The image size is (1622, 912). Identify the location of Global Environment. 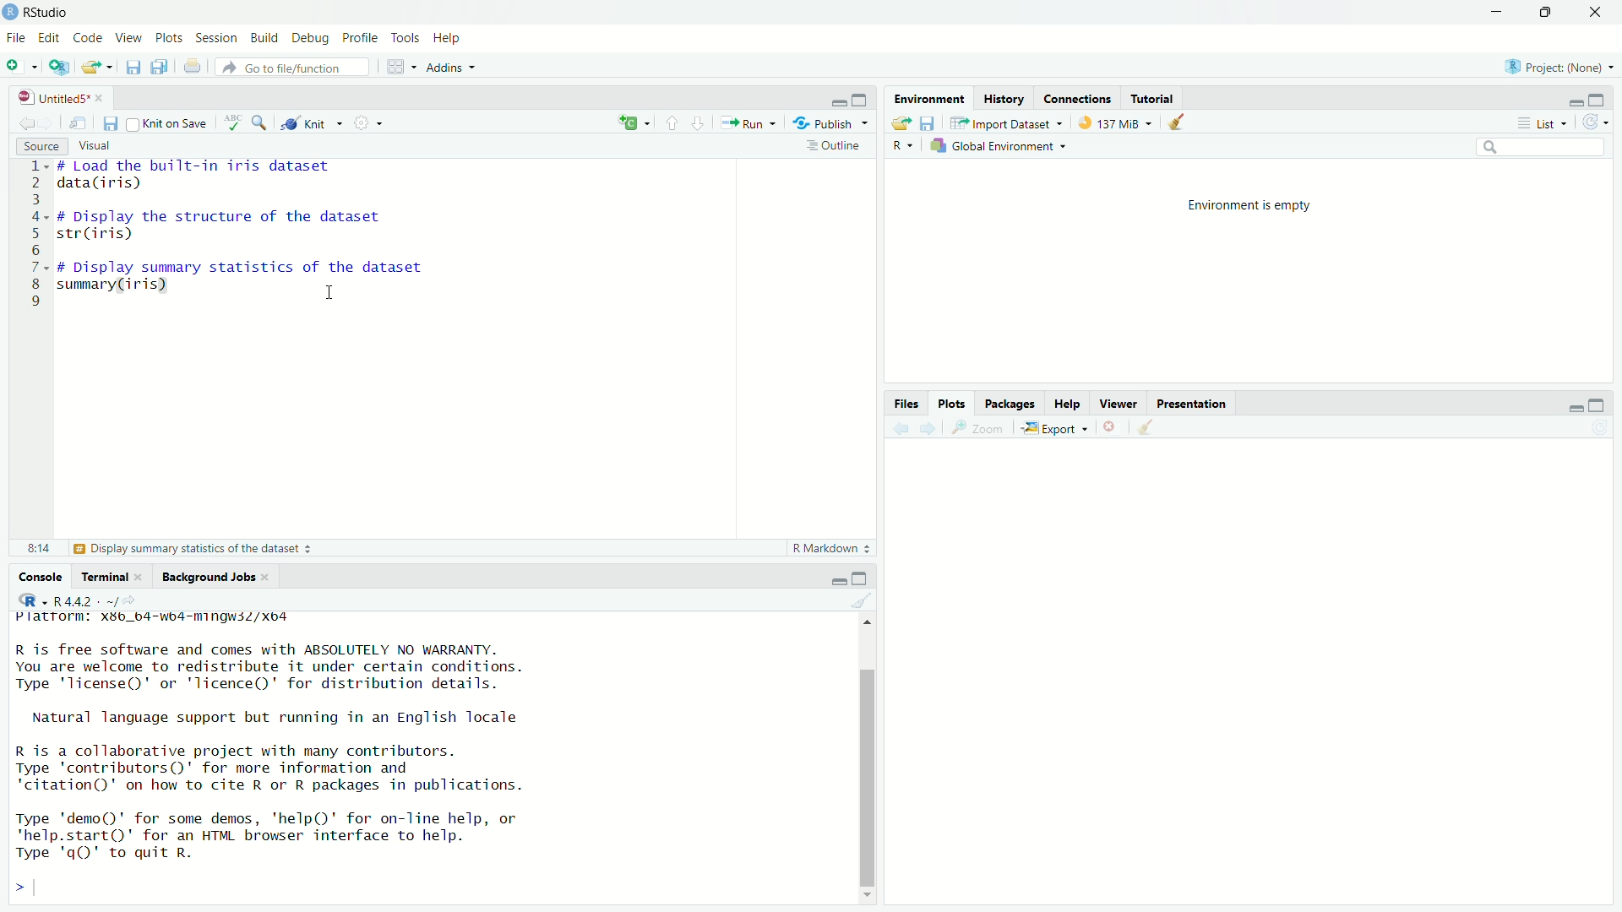
(997, 146).